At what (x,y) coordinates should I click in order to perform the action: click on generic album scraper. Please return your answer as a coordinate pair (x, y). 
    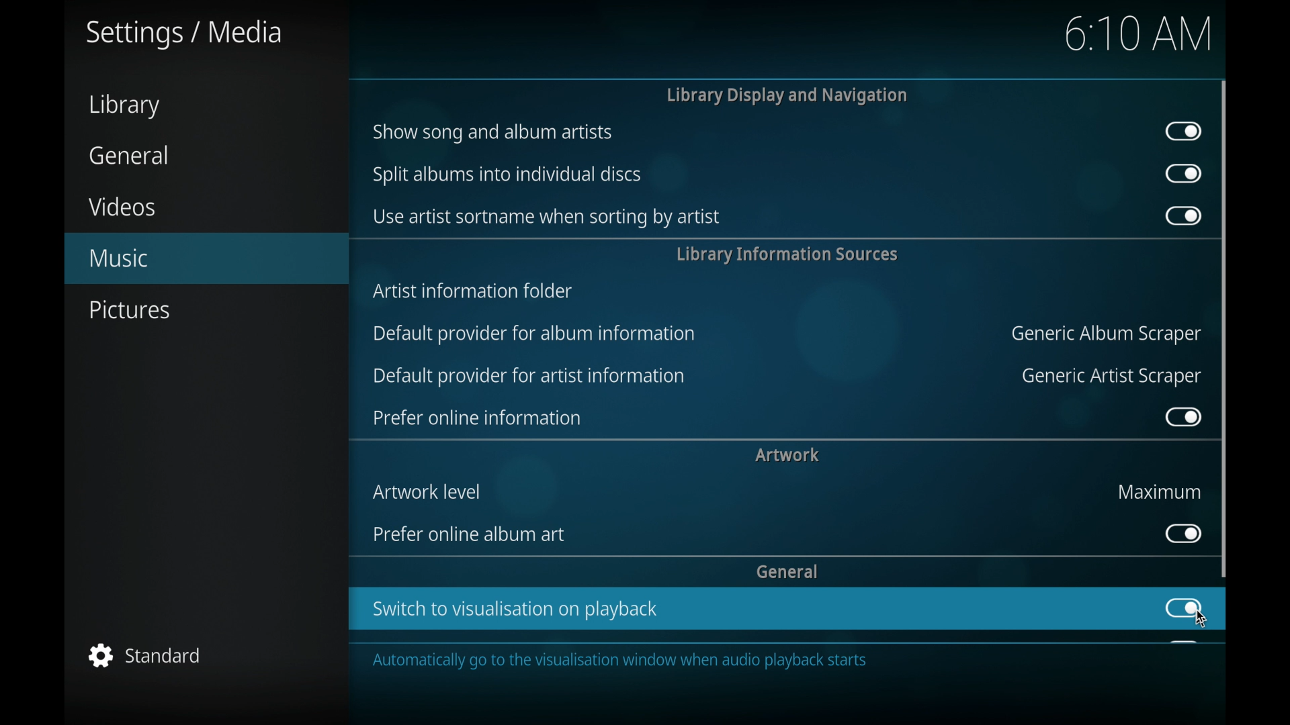
    Looking at the image, I should click on (1104, 335).